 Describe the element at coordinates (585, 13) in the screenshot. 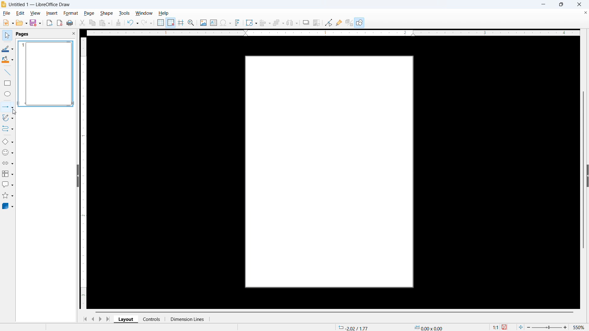

I see `Close document ` at that location.